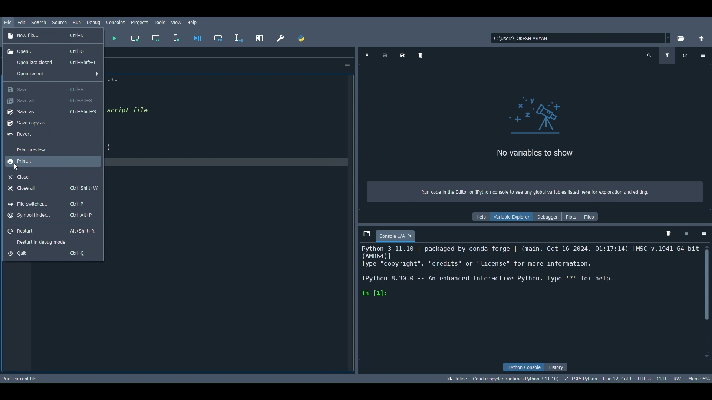 This screenshot has height=400, width=712. What do you see at coordinates (661, 377) in the screenshot?
I see `File EOL status` at bounding box center [661, 377].